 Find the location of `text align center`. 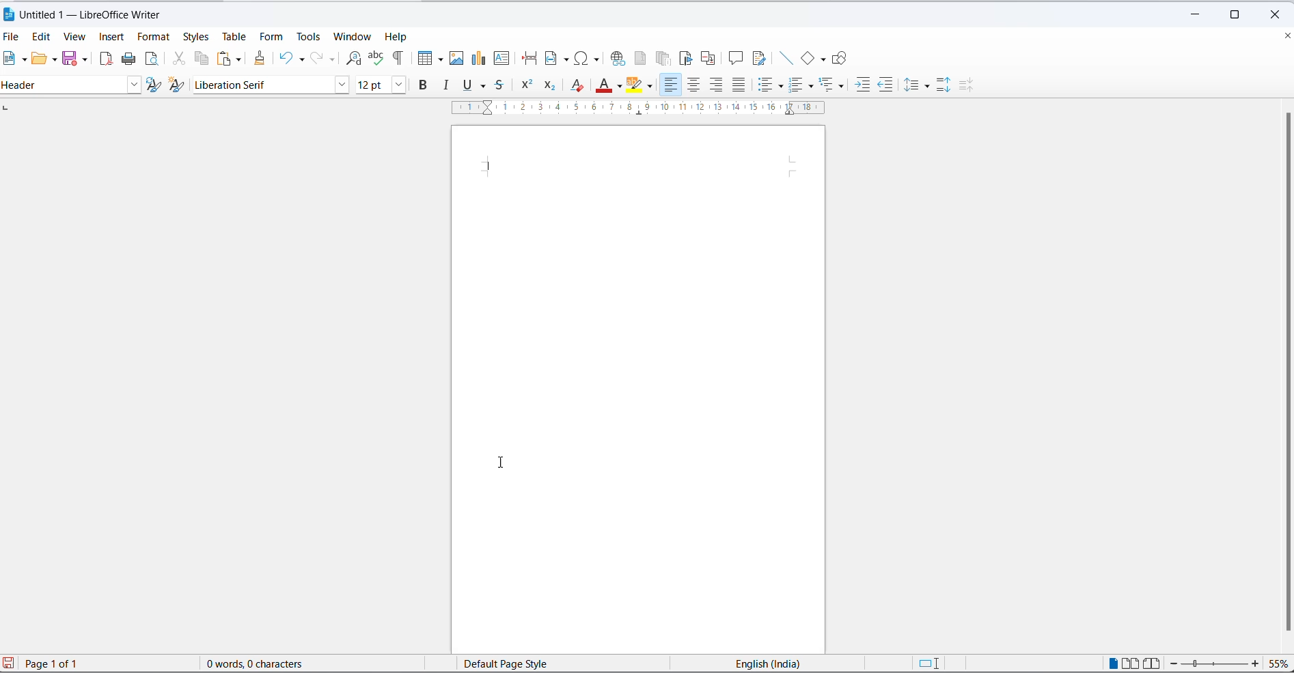

text align center is located at coordinates (692, 85).